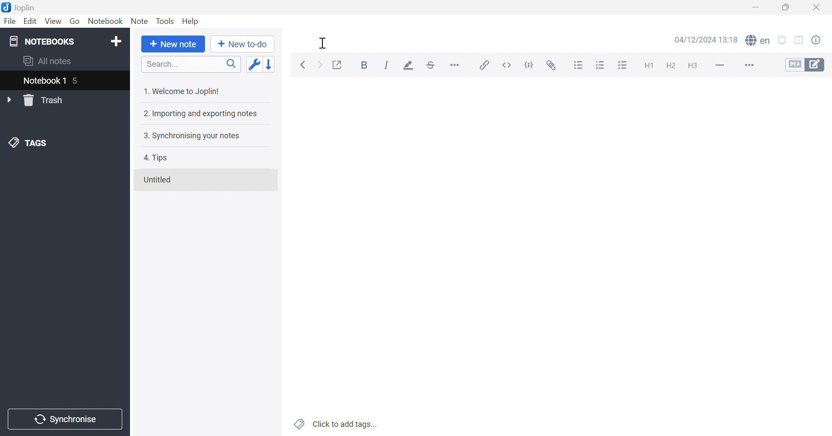  What do you see at coordinates (185, 91) in the screenshot?
I see `1. Welcome to Joplin!` at bounding box center [185, 91].